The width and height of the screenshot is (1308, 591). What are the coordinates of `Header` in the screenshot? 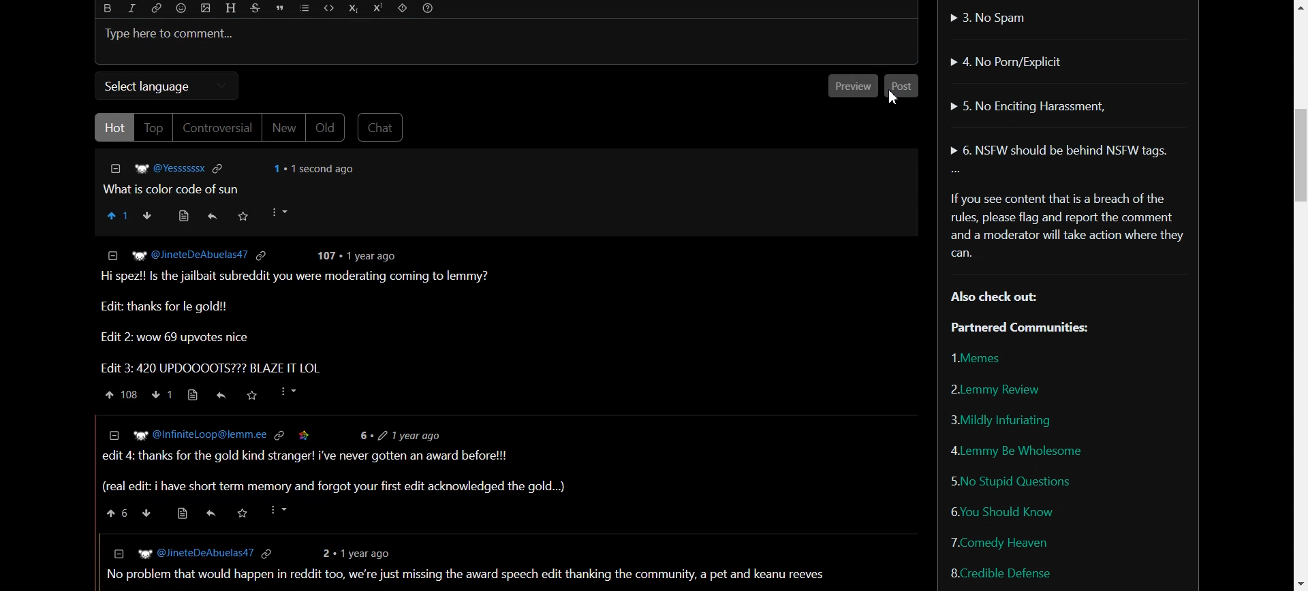 It's located at (230, 8).